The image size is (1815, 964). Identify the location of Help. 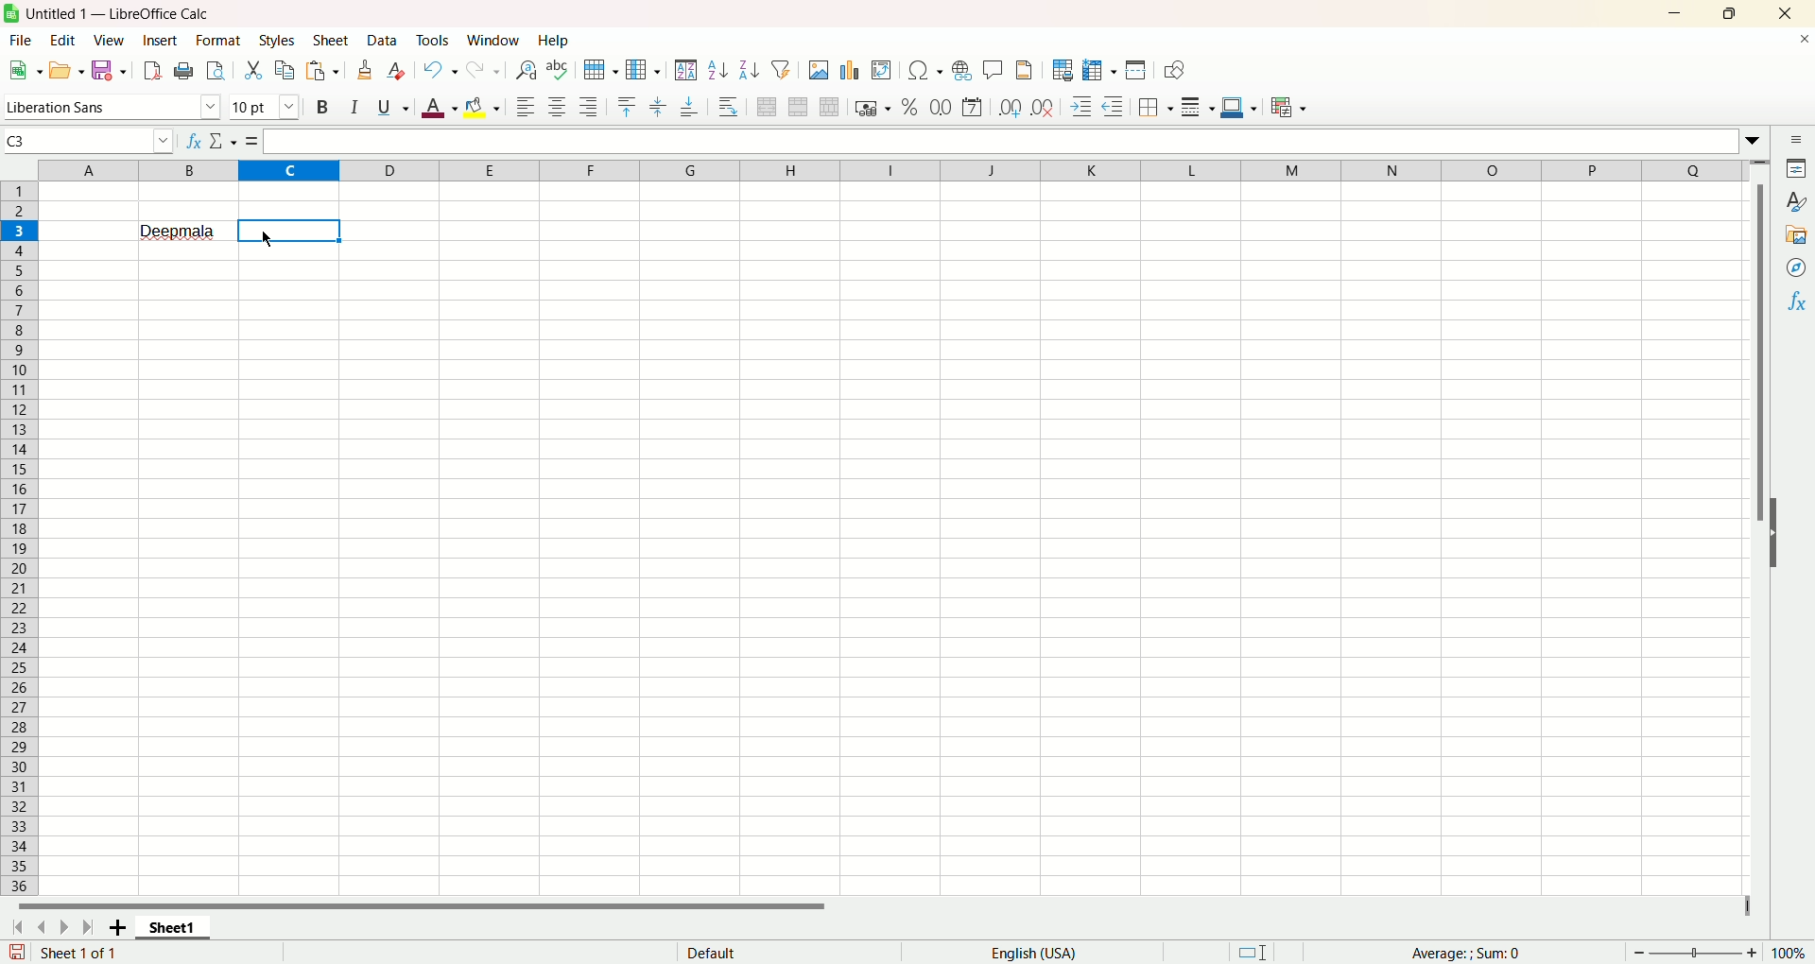
(557, 40).